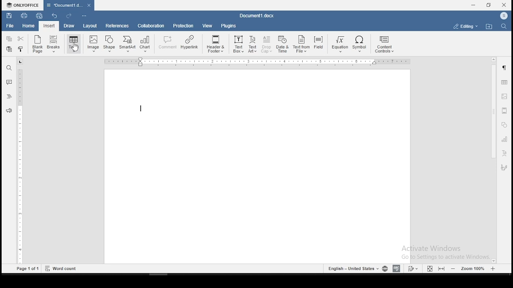 This screenshot has width=513, height=288. I want to click on quick print, so click(39, 16).